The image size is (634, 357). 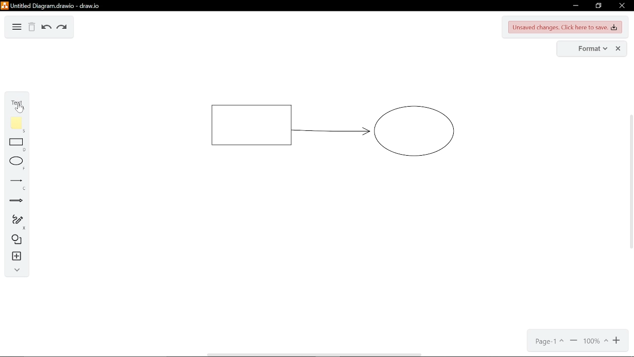 What do you see at coordinates (16, 28) in the screenshot?
I see `diagram` at bounding box center [16, 28].